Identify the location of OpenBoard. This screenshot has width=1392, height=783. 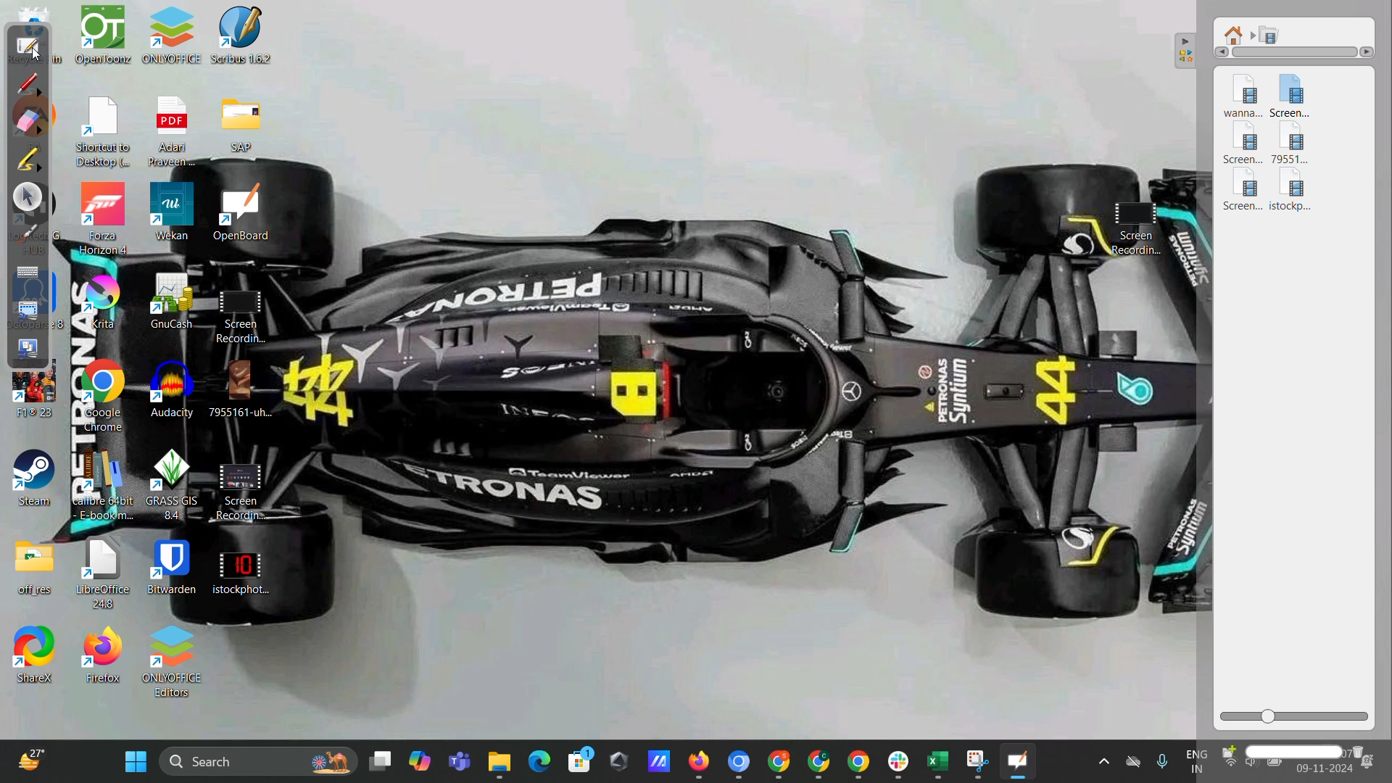
(244, 212).